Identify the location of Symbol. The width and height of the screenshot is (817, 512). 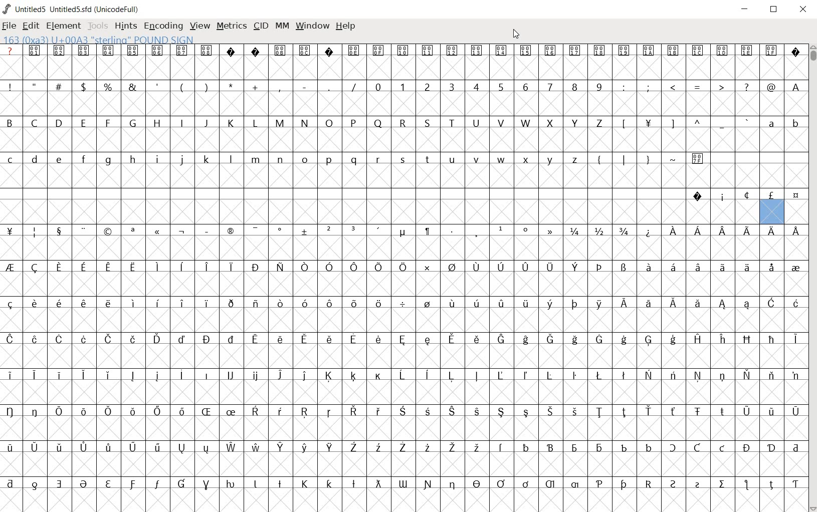
(82, 303).